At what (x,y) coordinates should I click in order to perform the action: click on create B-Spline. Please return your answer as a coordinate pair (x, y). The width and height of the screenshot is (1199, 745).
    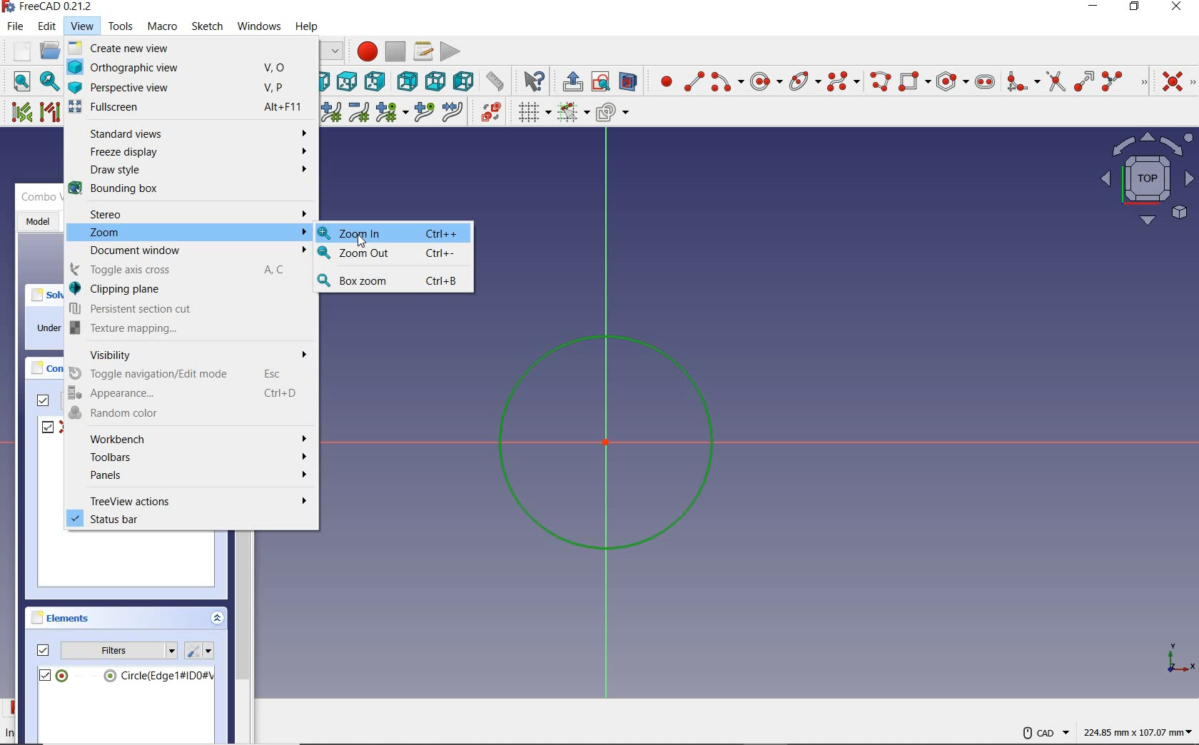
    Looking at the image, I should click on (842, 81).